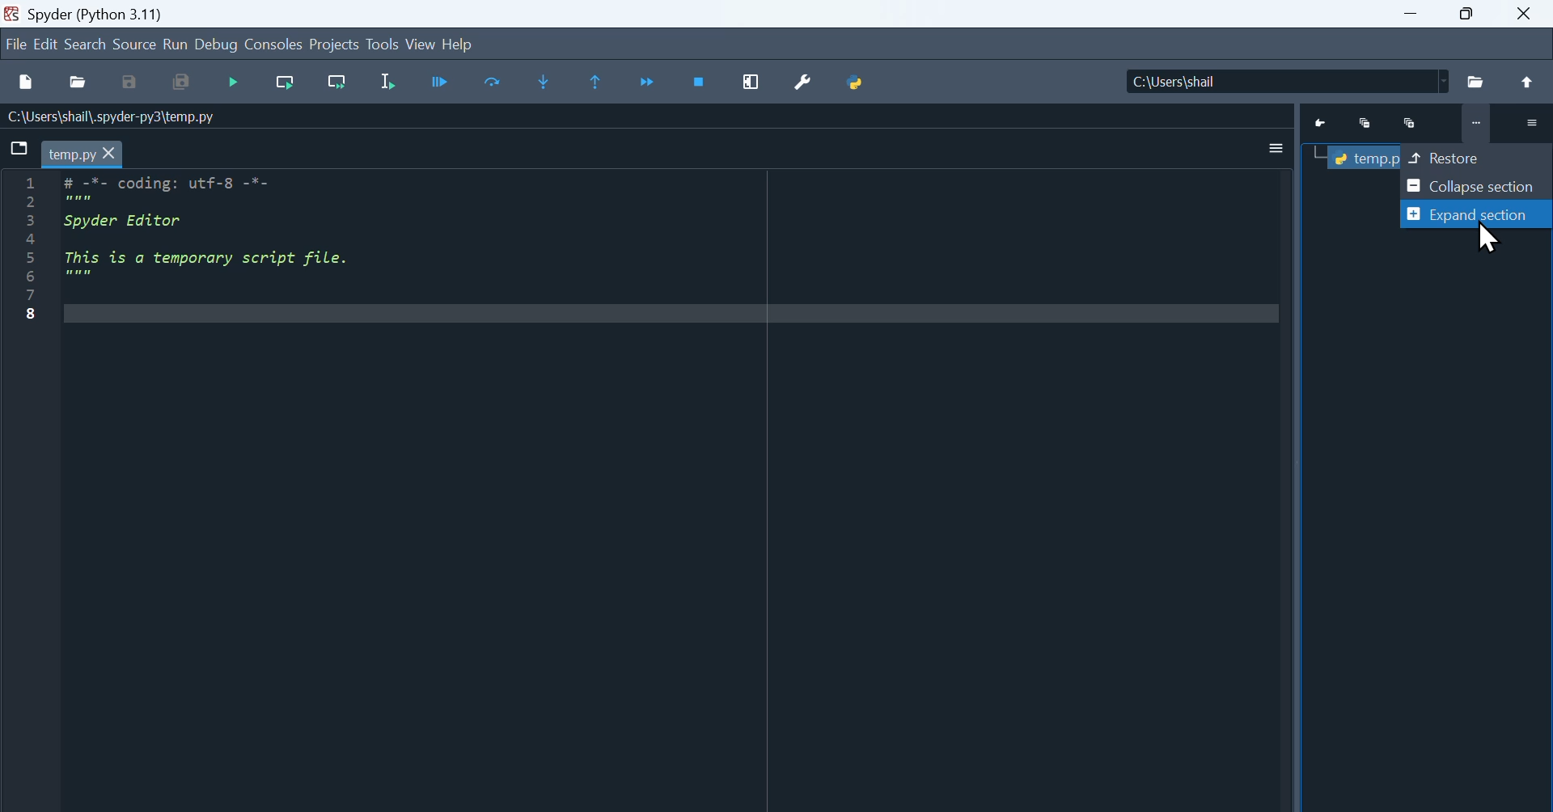 This screenshot has height=812, width=1553. What do you see at coordinates (1476, 214) in the screenshot?
I see `Expand section` at bounding box center [1476, 214].